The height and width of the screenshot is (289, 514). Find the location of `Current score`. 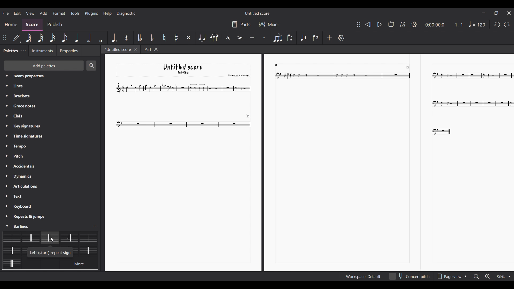

Current score is located at coordinates (309, 163).